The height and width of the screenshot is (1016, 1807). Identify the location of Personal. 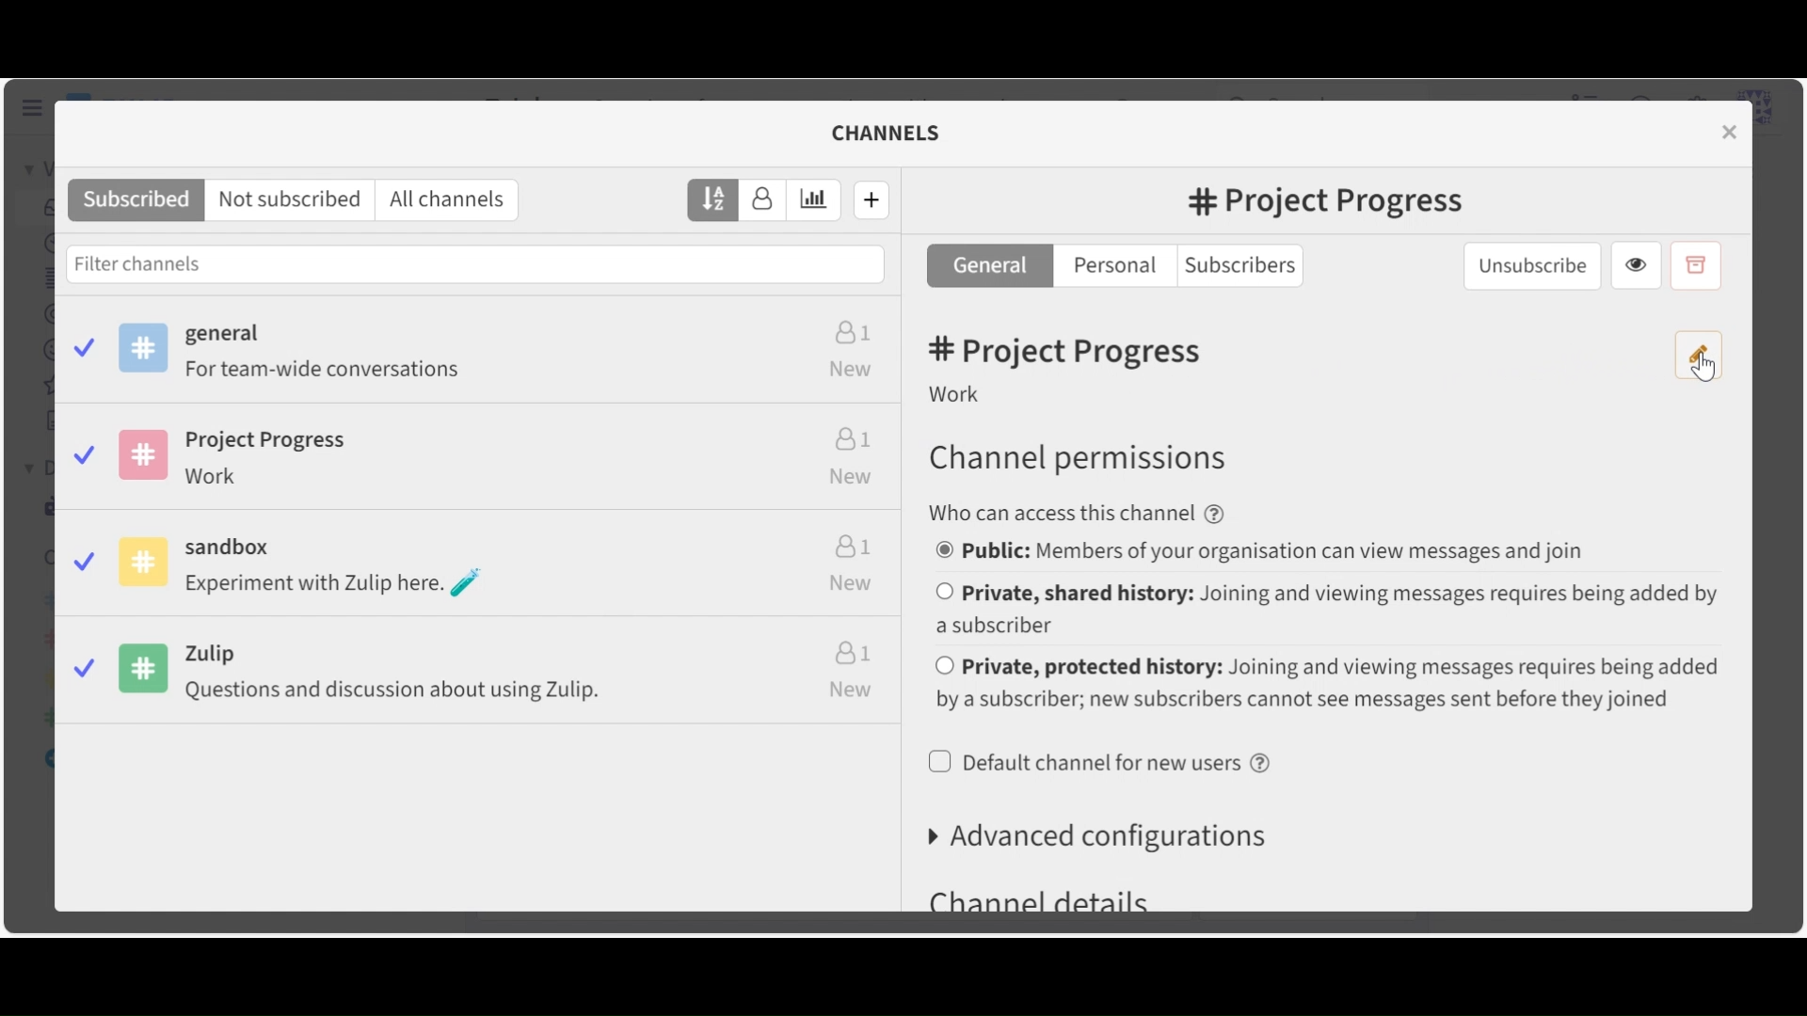
(1110, 267).